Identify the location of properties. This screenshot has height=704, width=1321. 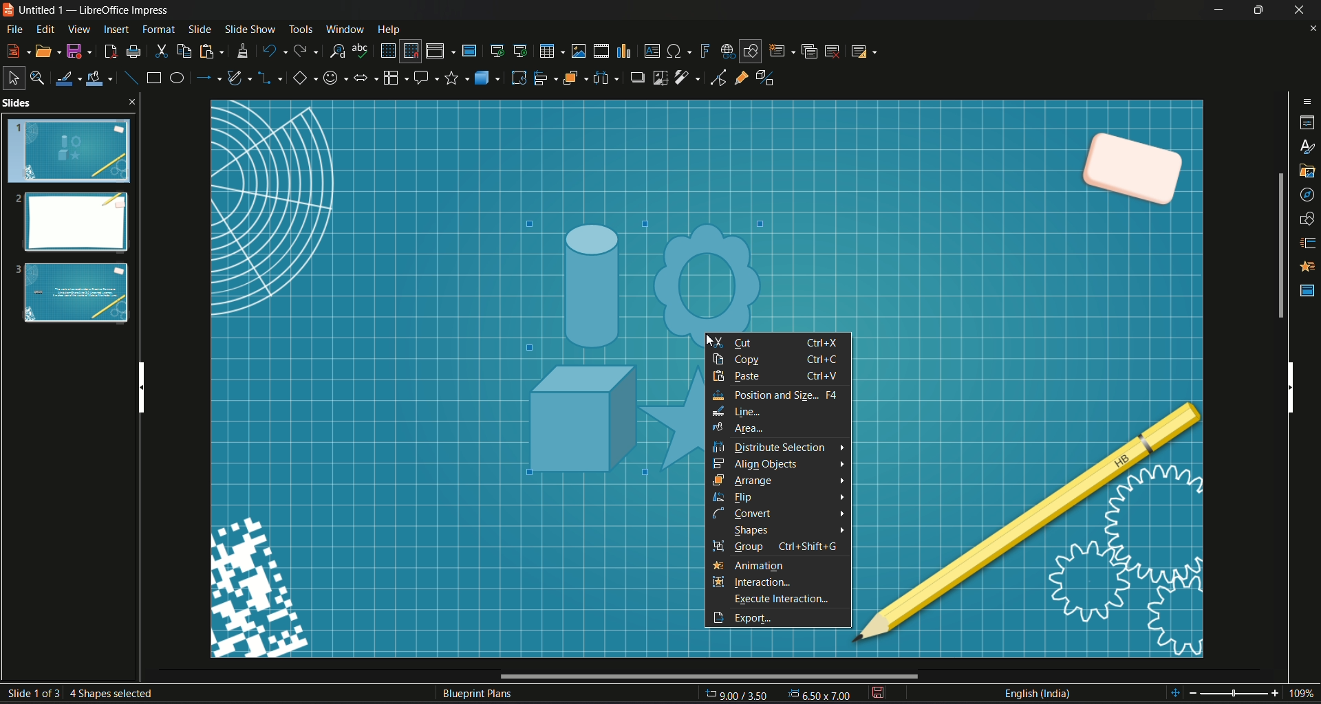
(1308, 124).